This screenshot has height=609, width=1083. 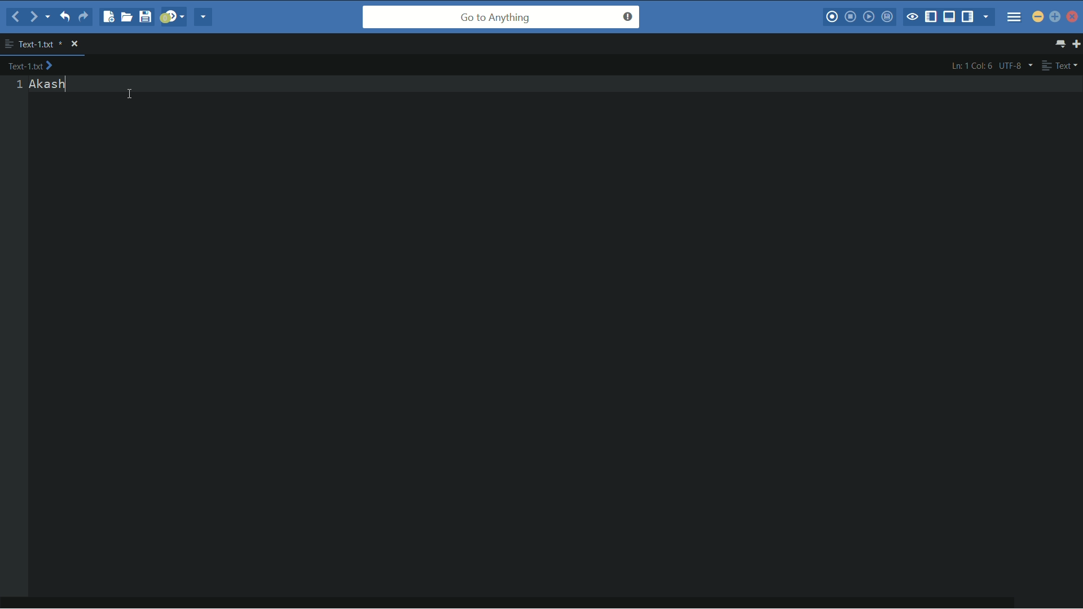 What do you see at coordinates (512, 604) in the screenshot?
I see `Horizontal scroll bar` at bounding box center [512, 604].